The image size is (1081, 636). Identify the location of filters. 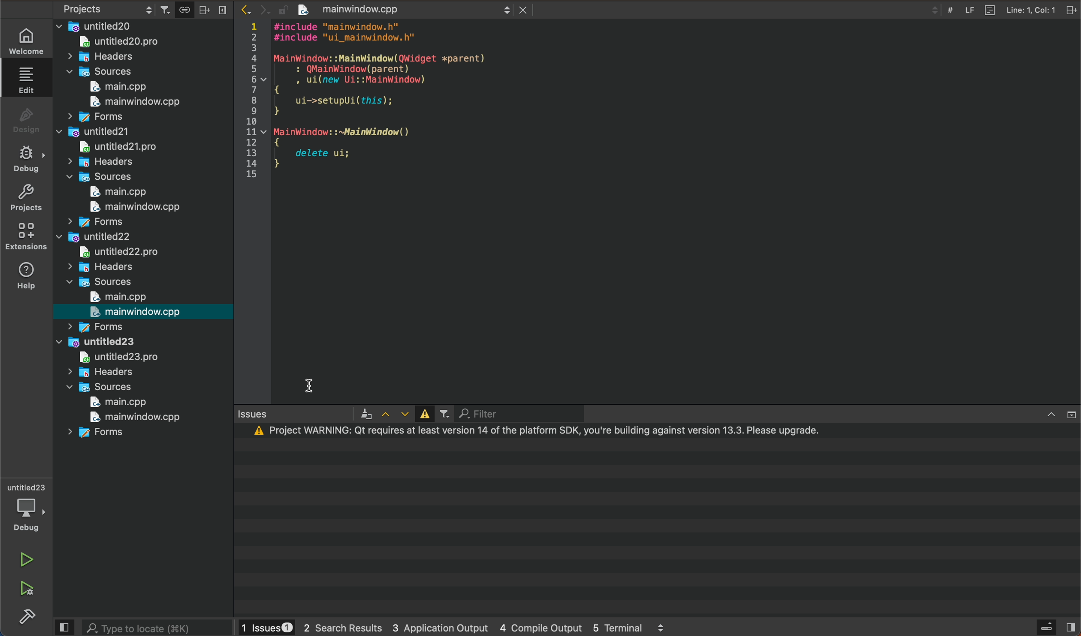
(167, 9).